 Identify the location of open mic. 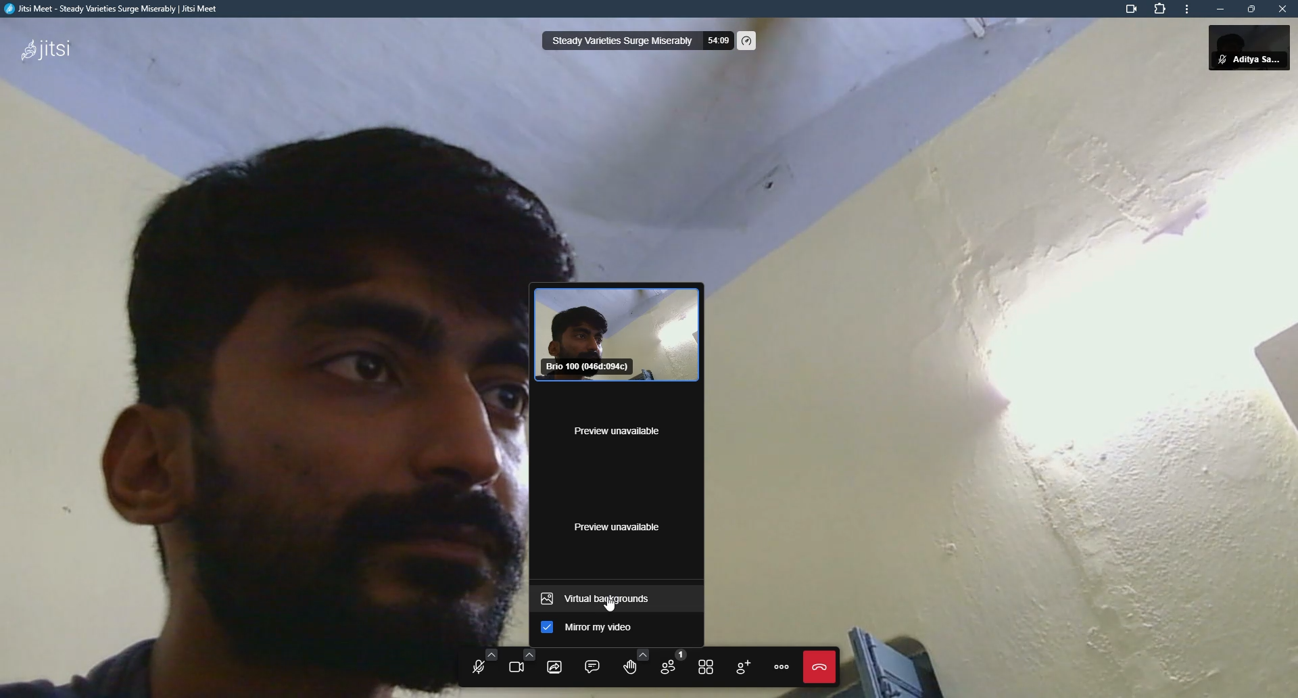
(479, 666).